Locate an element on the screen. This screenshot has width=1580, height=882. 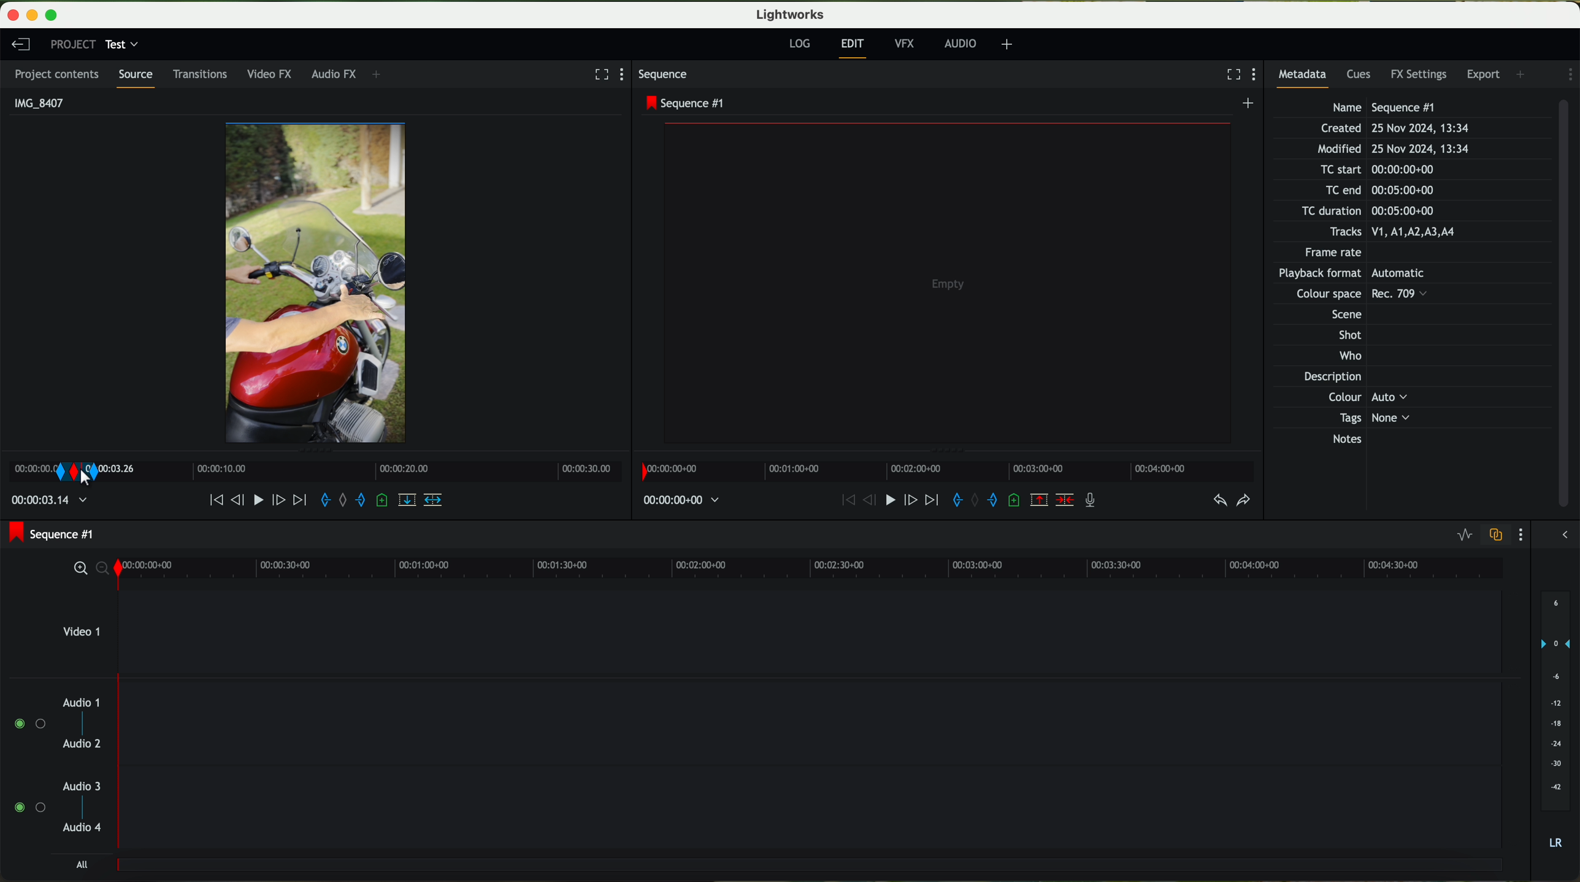
log is located at coordinates (801, 45).